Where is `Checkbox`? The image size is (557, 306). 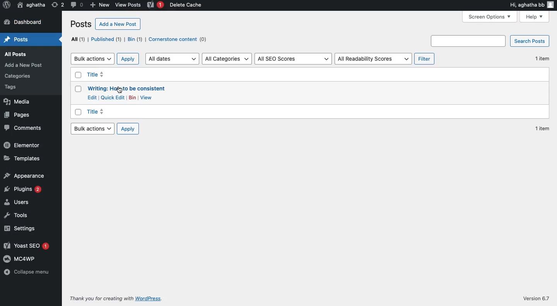 Checkbox is located at coordinates (77, 114).